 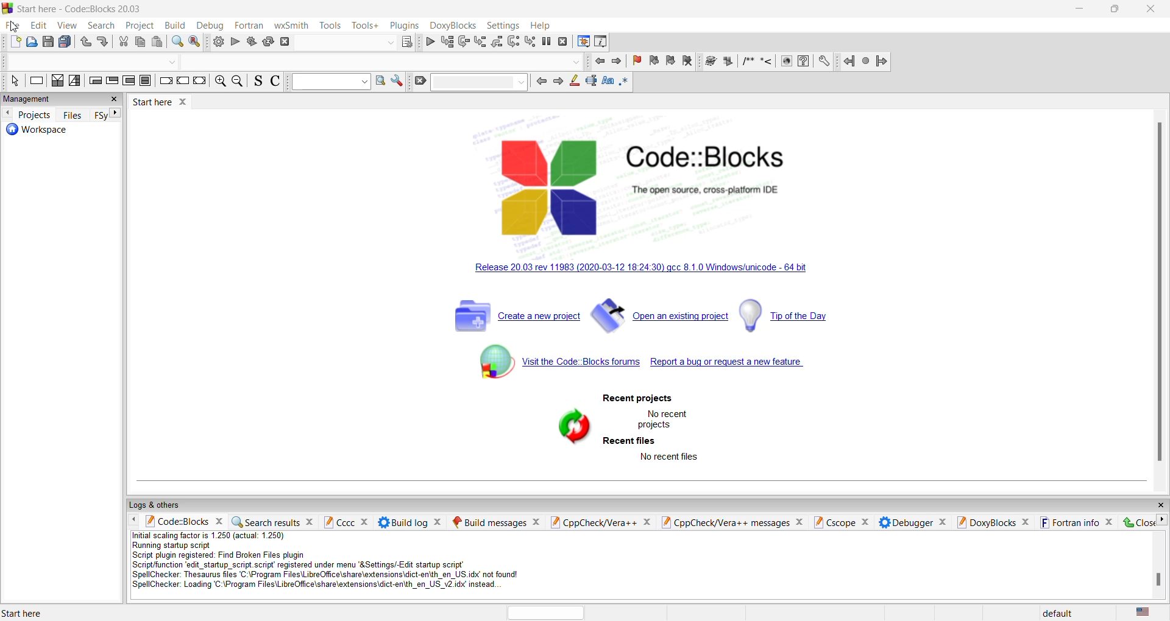 I want to click on logo, so click(x=7, y=7).